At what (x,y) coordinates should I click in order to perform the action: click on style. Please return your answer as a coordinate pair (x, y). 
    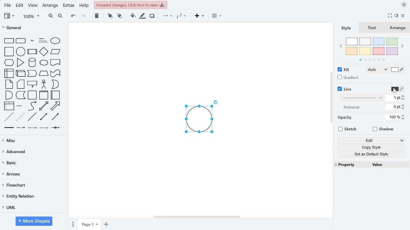
    Looking at the image, I should click on (347, 28).